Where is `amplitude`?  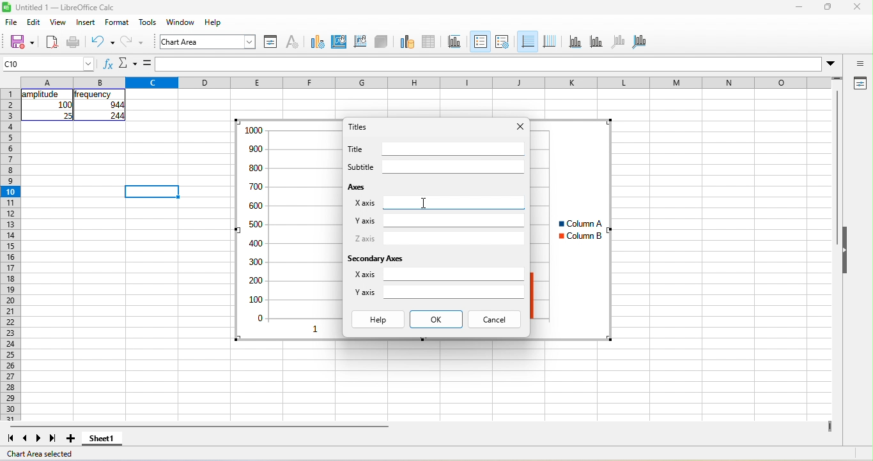
amplitude is located at coordinates (42, 94).